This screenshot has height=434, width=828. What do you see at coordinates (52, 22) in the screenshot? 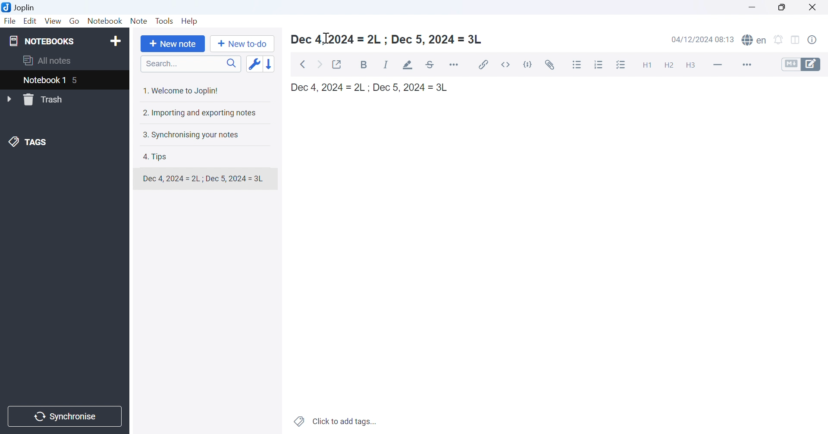
I see `View` at bounding box center [52, 22].